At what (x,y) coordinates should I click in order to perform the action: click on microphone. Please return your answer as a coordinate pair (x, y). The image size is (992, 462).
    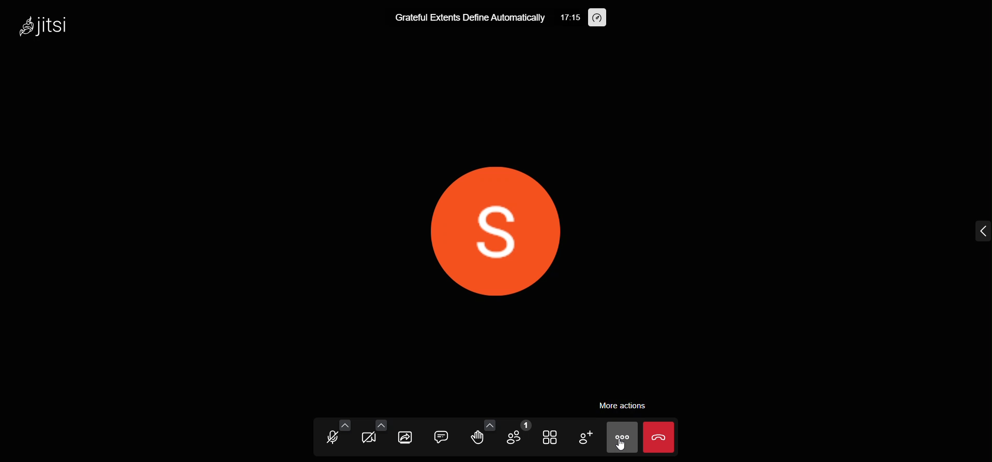
    Looking at the image, I should click on (332, 440).